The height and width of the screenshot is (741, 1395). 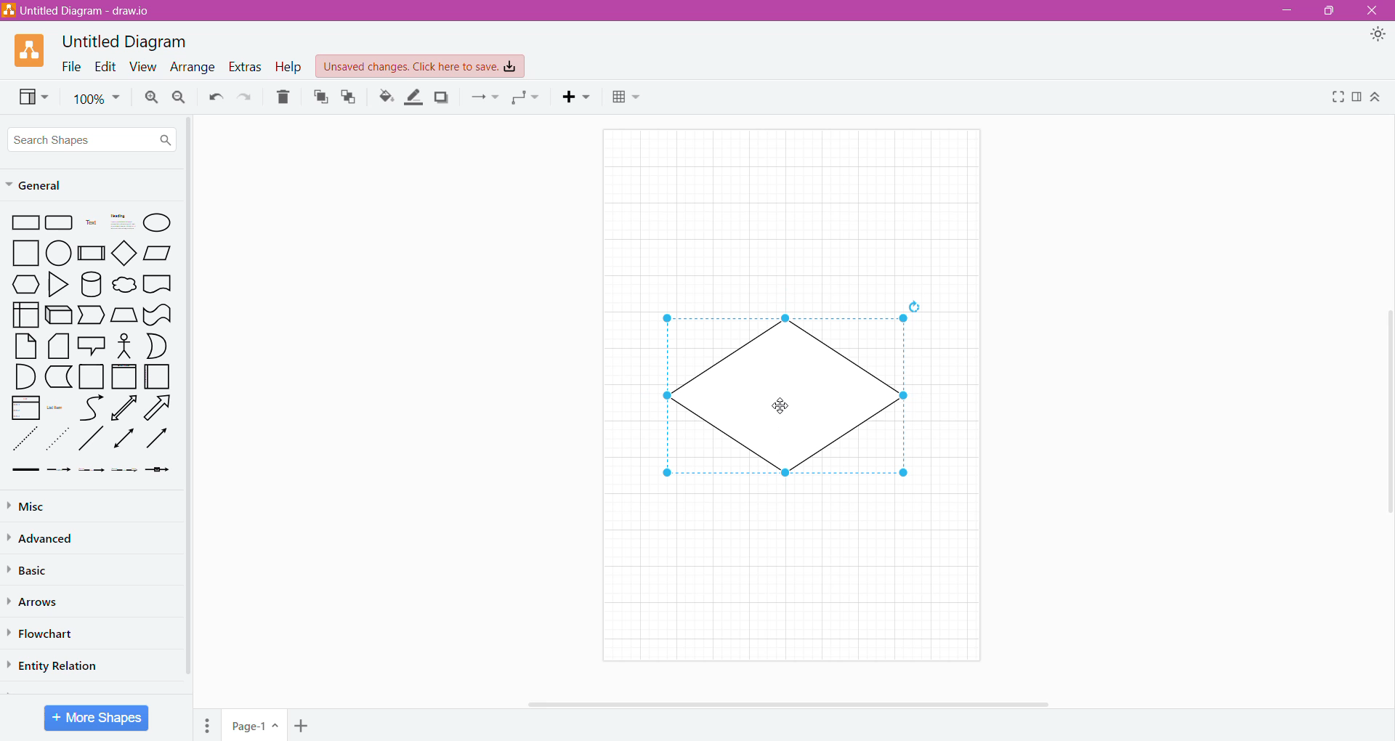 I want to click on Square, so click(x=26, y=253).